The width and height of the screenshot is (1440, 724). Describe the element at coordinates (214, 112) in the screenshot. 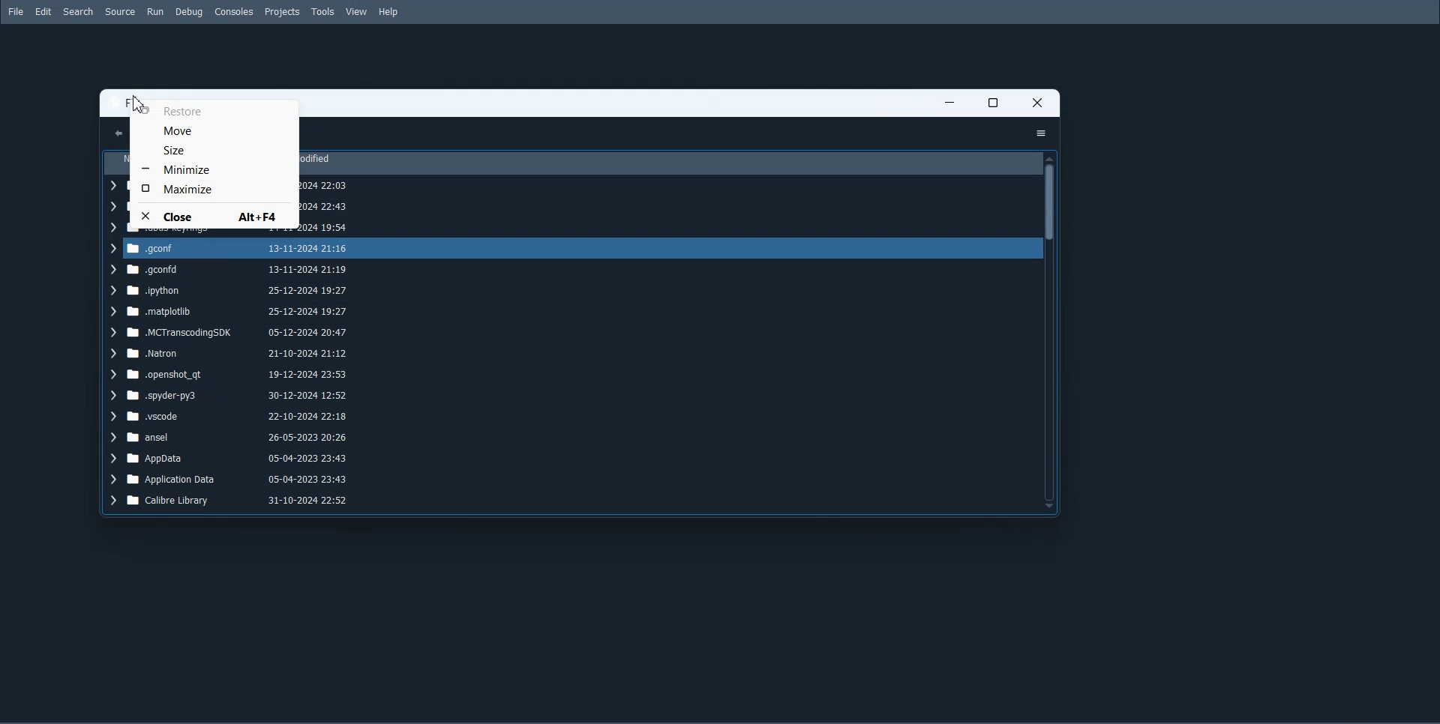

I see `Restore` at that location.